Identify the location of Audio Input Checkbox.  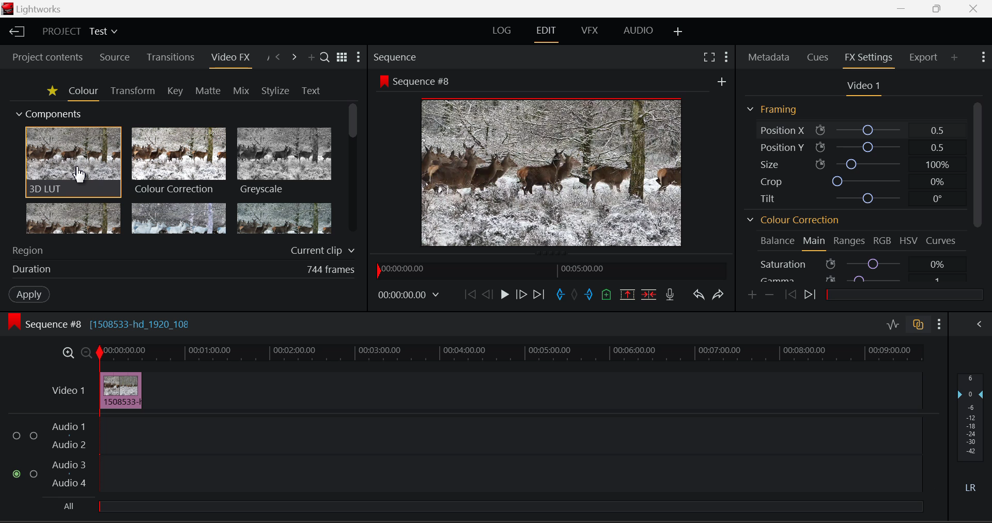
(16, 473).